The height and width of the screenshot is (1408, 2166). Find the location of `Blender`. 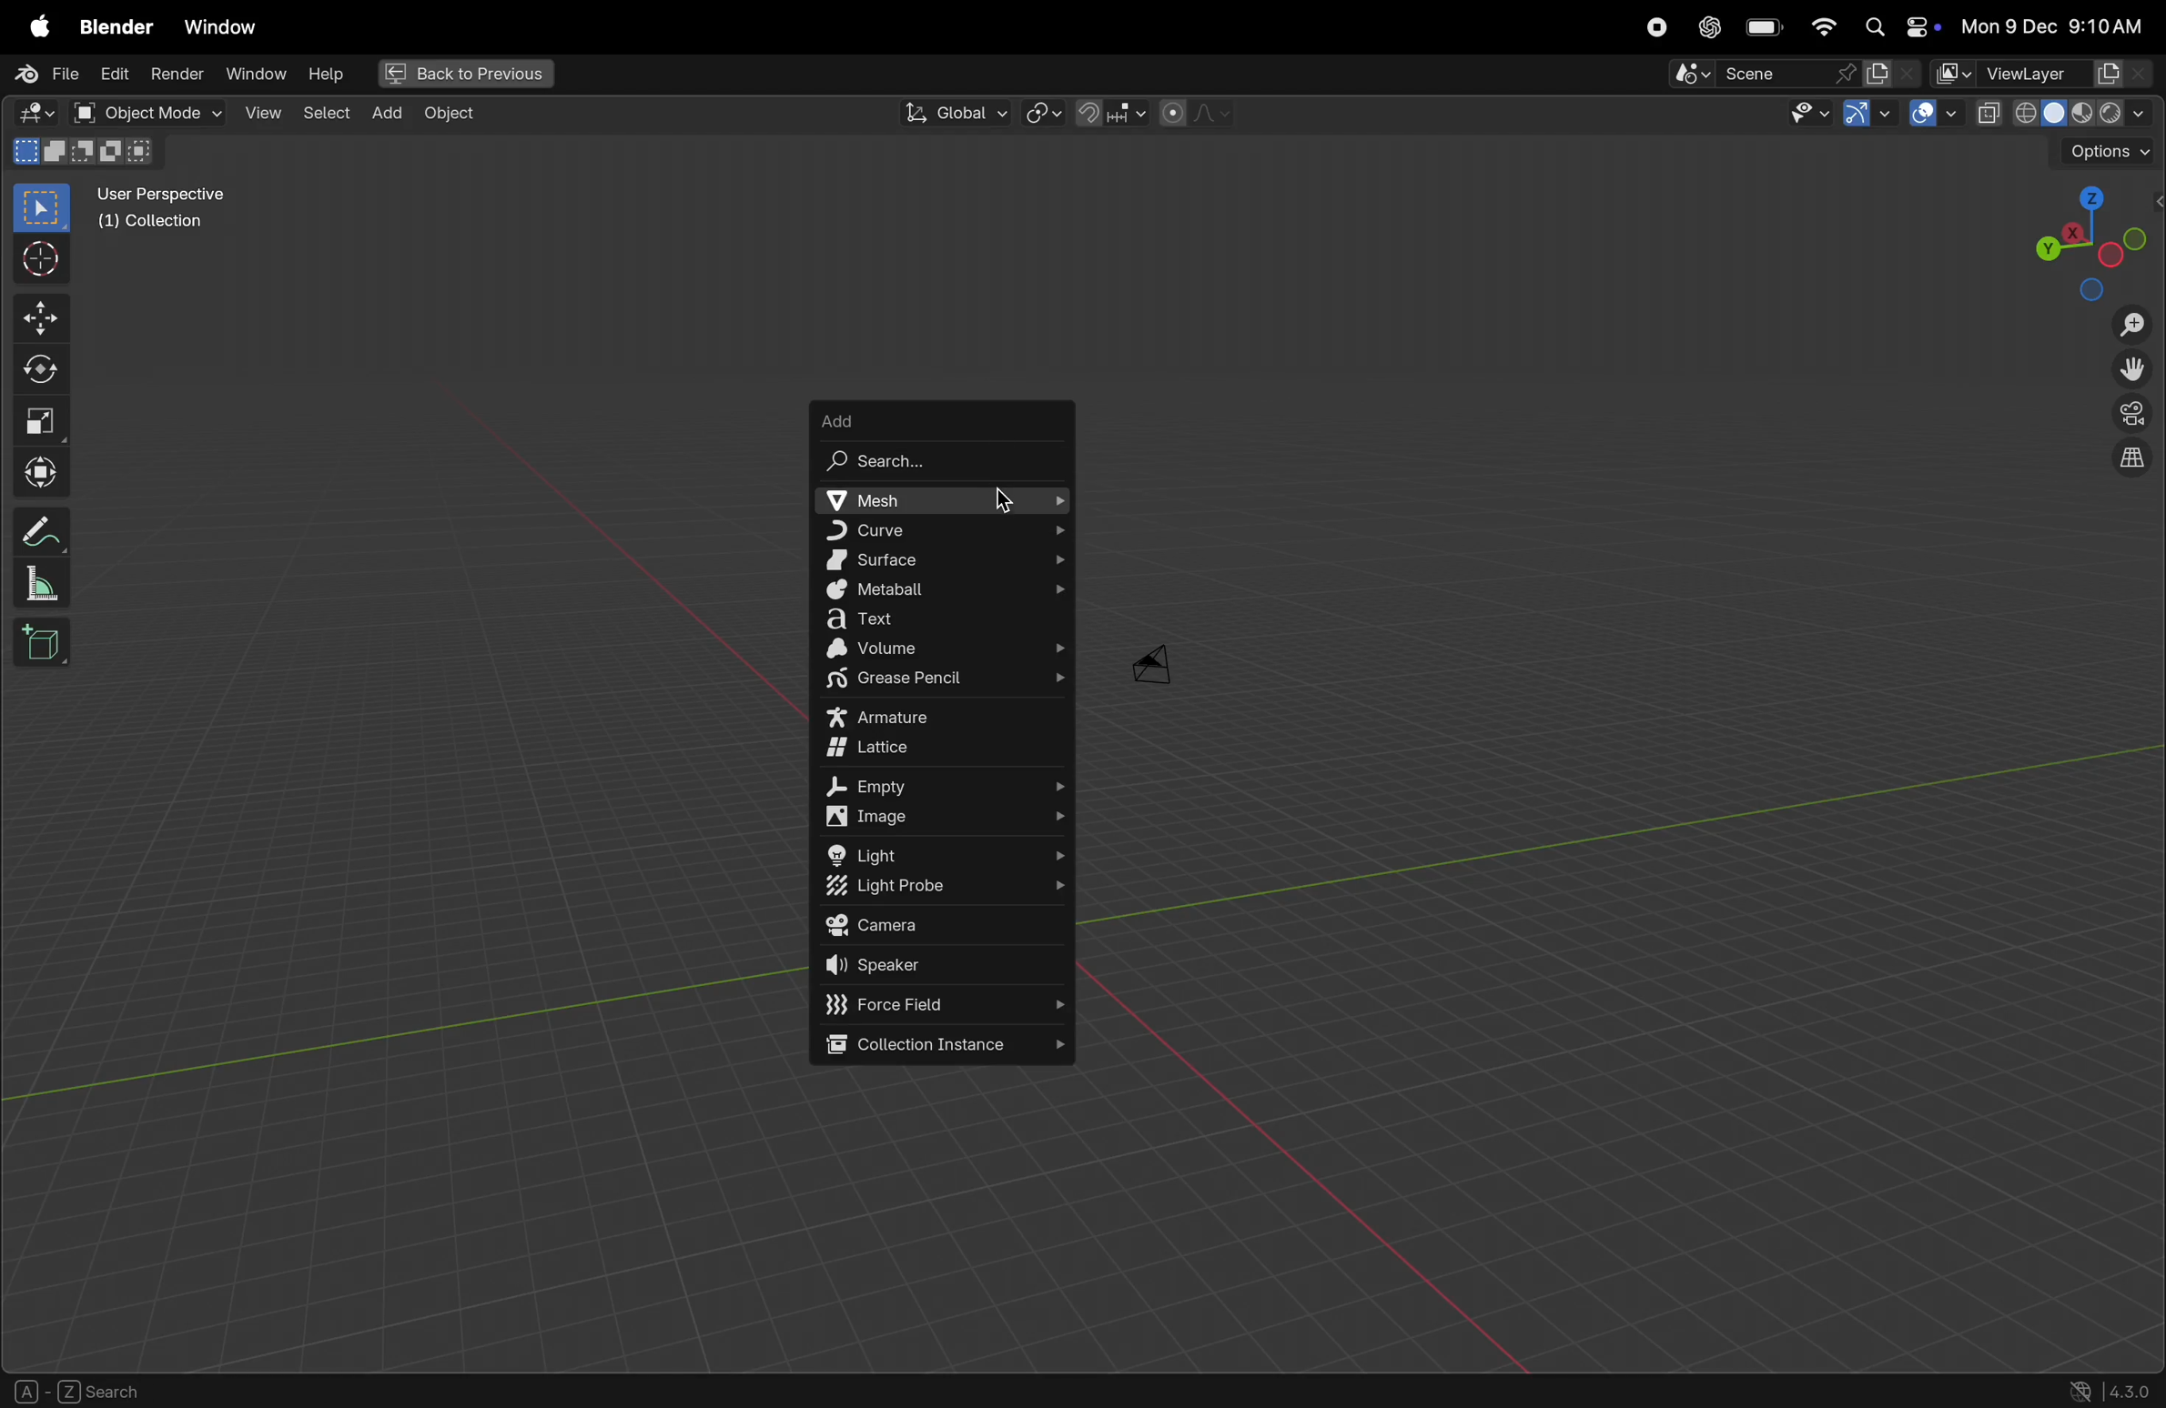

Blender is located at coordinates (111, 25).